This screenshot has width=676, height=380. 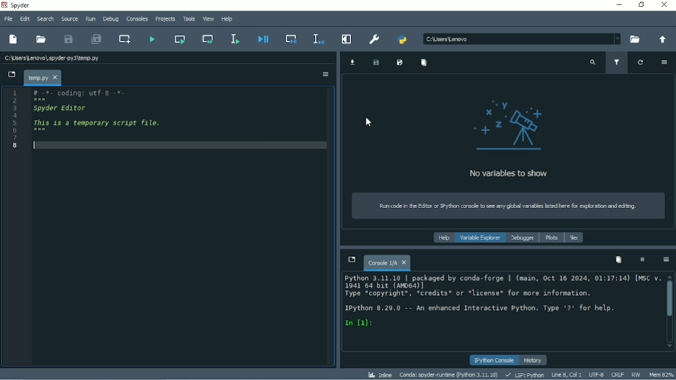 What do you see at coordinates (262, 39) in the screenshot?
I see `Debug file` at bounding box center [262, 39].